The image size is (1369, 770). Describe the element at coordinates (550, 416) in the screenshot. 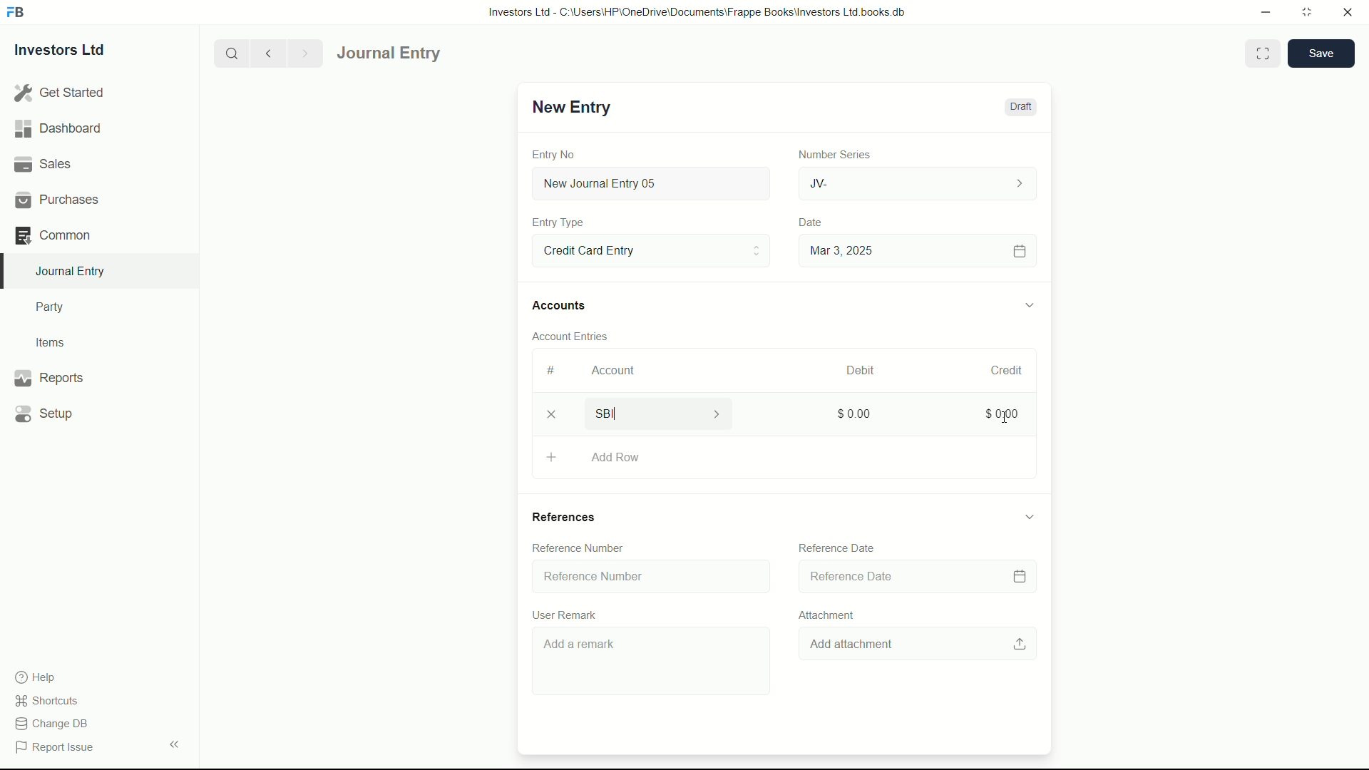

I see `delete` at that location.